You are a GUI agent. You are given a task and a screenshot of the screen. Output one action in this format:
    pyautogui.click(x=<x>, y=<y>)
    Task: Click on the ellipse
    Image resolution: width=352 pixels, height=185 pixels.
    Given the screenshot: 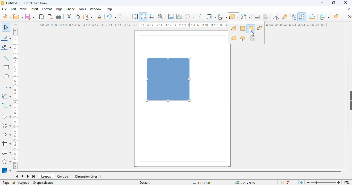 What is the action you would take?
    pyautogui.click(x=6, y=77)
    